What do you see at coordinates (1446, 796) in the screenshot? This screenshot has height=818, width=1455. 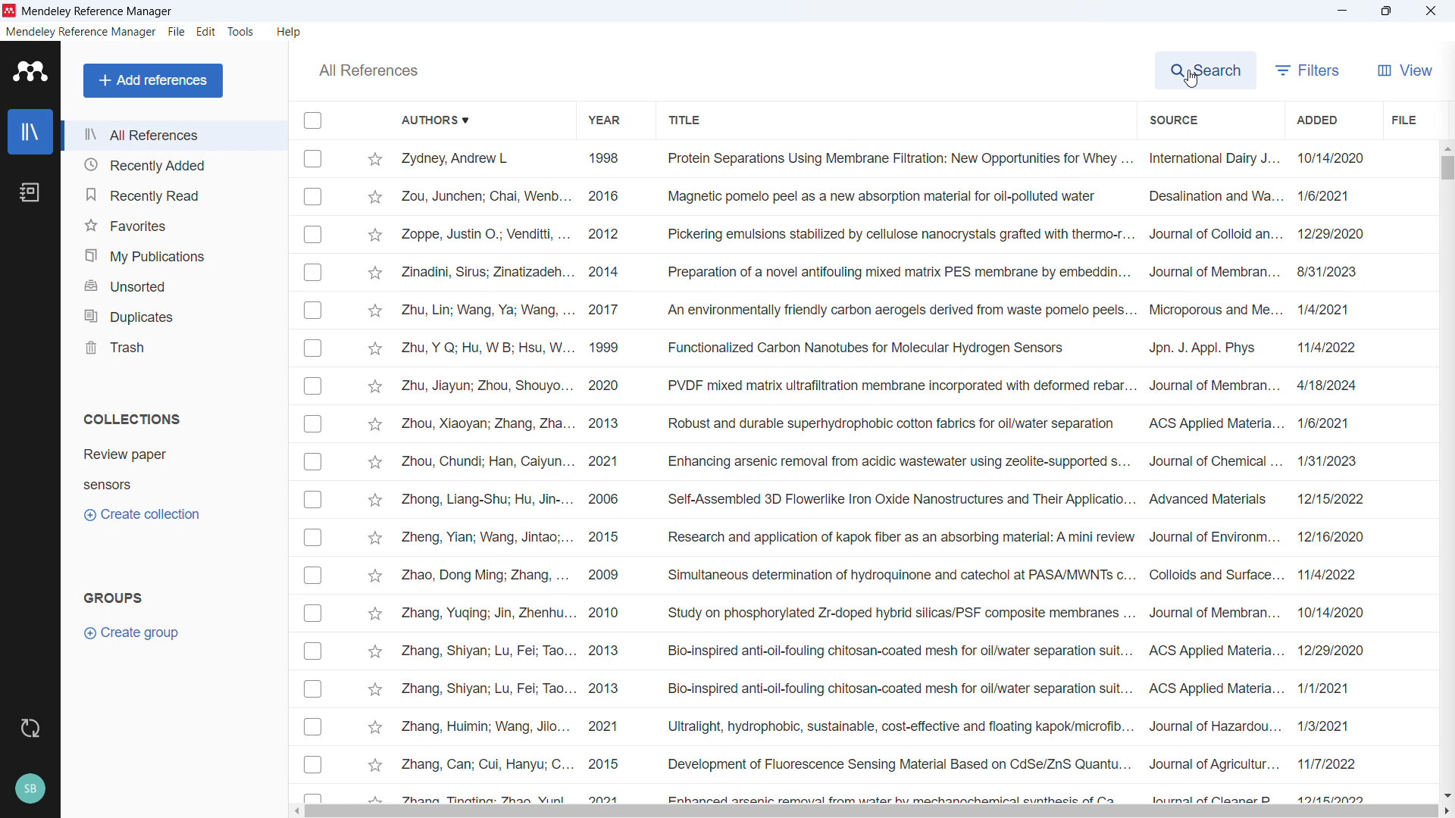 I see `Scroll down ` at bounding box center [1446, 796].